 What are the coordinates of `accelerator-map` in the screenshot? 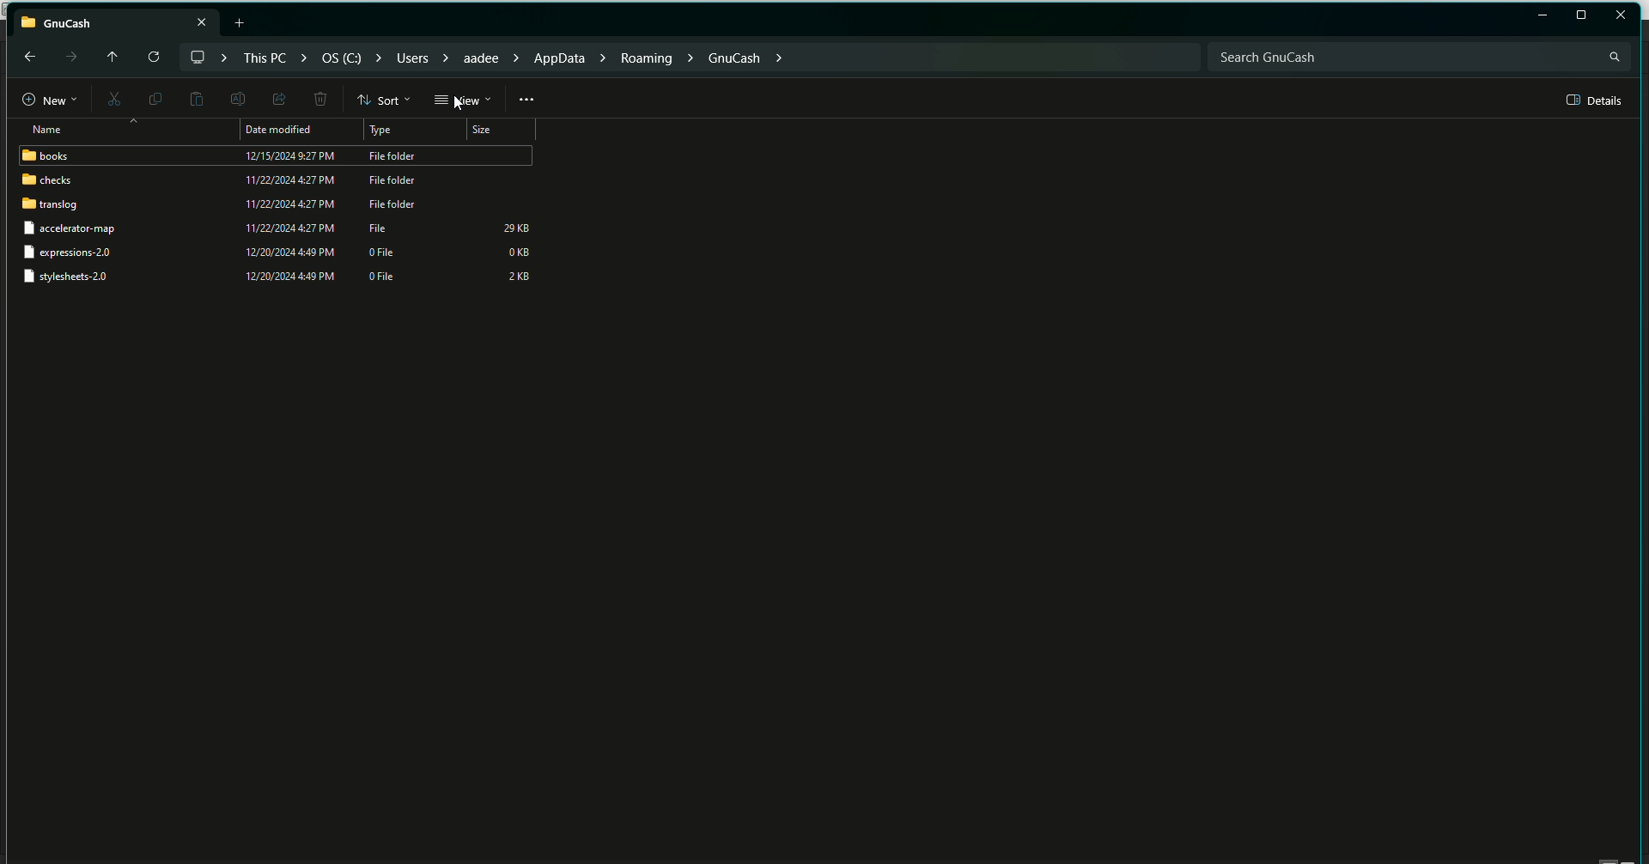 It's located at (82, 230).